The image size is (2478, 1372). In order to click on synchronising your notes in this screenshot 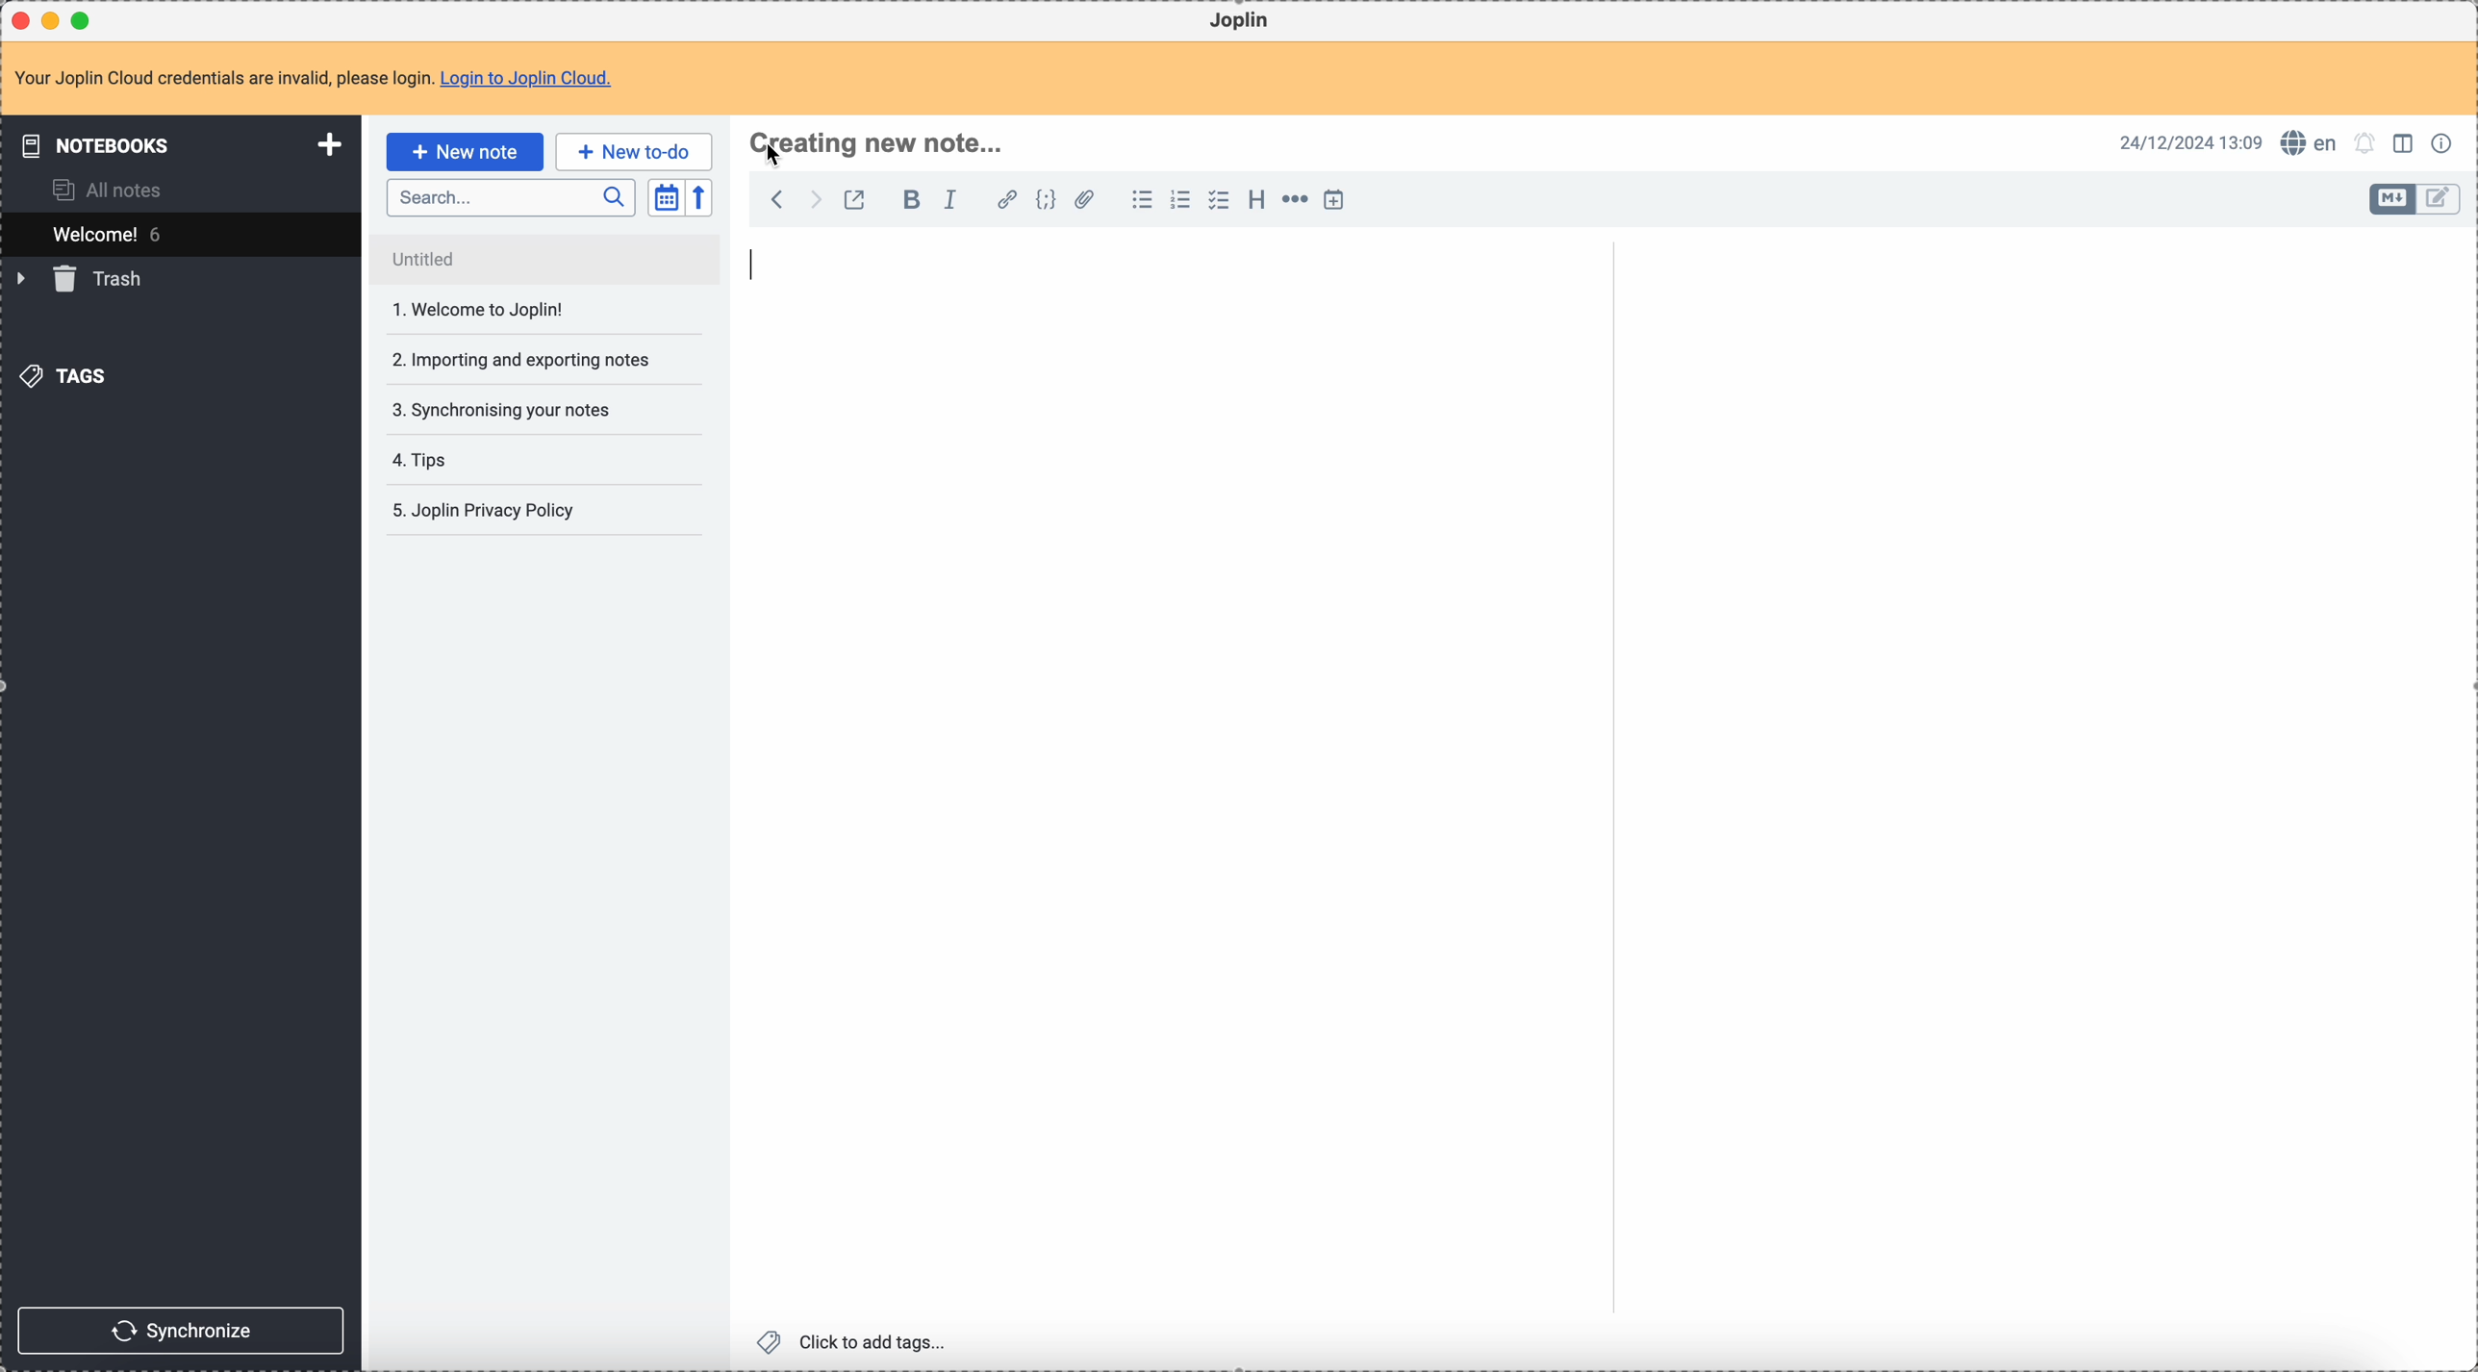, I will do `click(503, 408)`.